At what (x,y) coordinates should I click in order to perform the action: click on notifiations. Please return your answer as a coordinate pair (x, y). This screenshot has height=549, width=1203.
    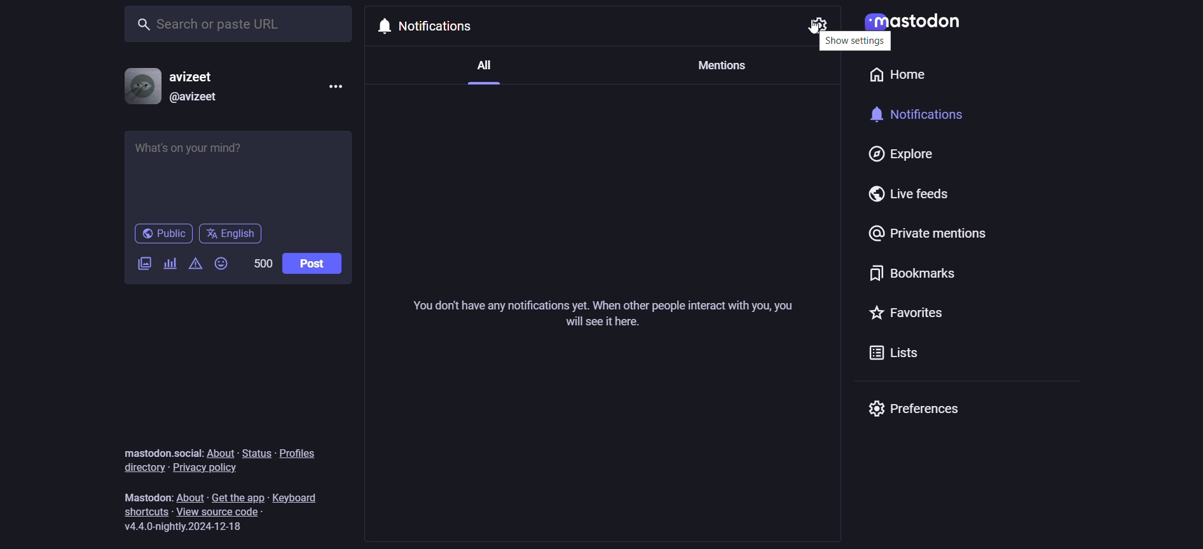
    Looking at the image, I should click on (441, 25).